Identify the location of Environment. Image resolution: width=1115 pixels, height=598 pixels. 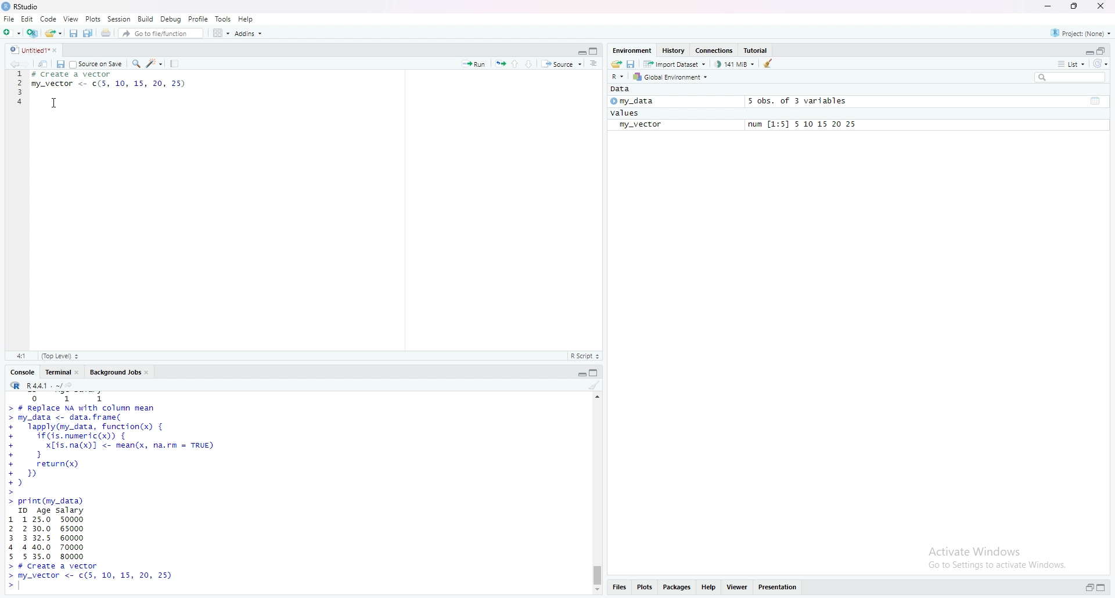
(632, 51).